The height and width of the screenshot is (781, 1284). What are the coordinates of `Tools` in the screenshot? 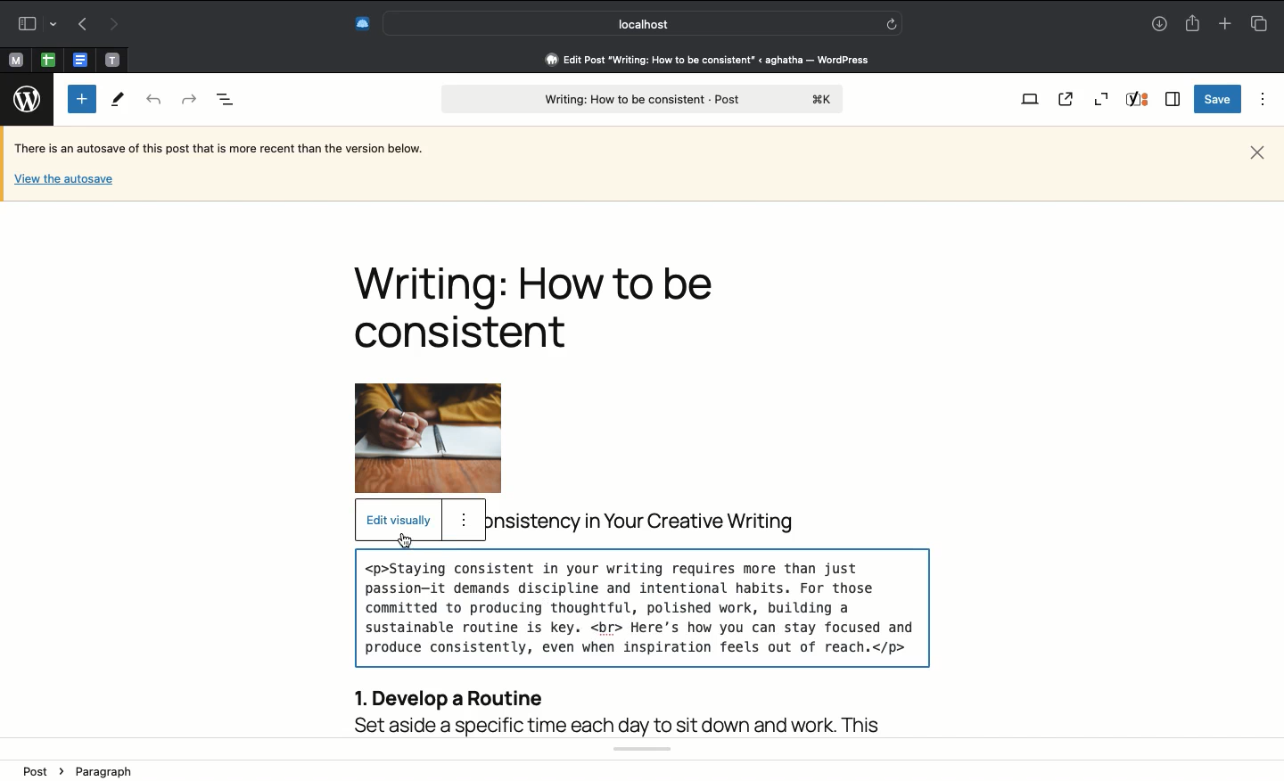 It's located at (119, 101).